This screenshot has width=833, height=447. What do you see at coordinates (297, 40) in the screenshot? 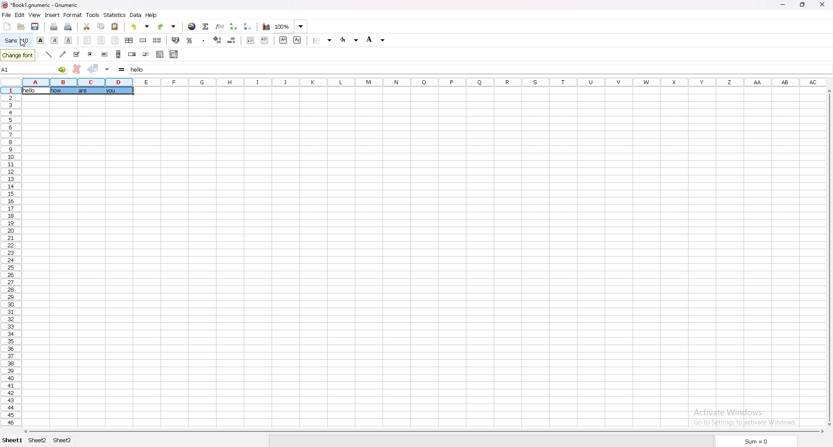
I see `subscript` at bounding box center [297, 40].